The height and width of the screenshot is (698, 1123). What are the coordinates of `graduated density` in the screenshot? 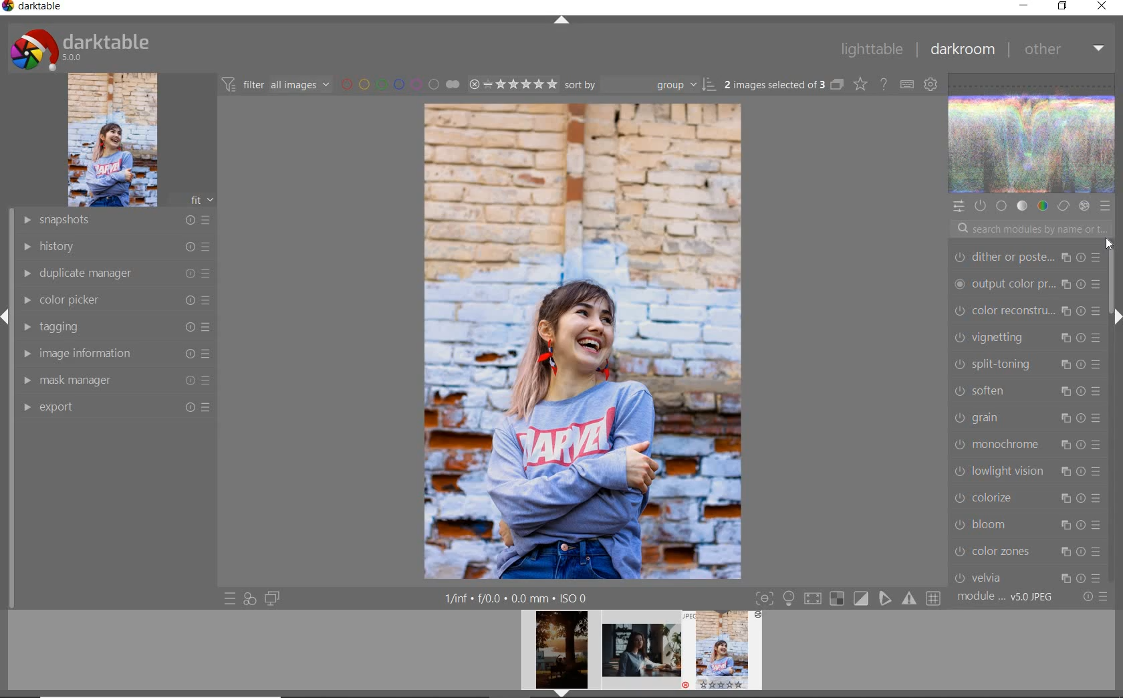 It's located at (1025, 254).